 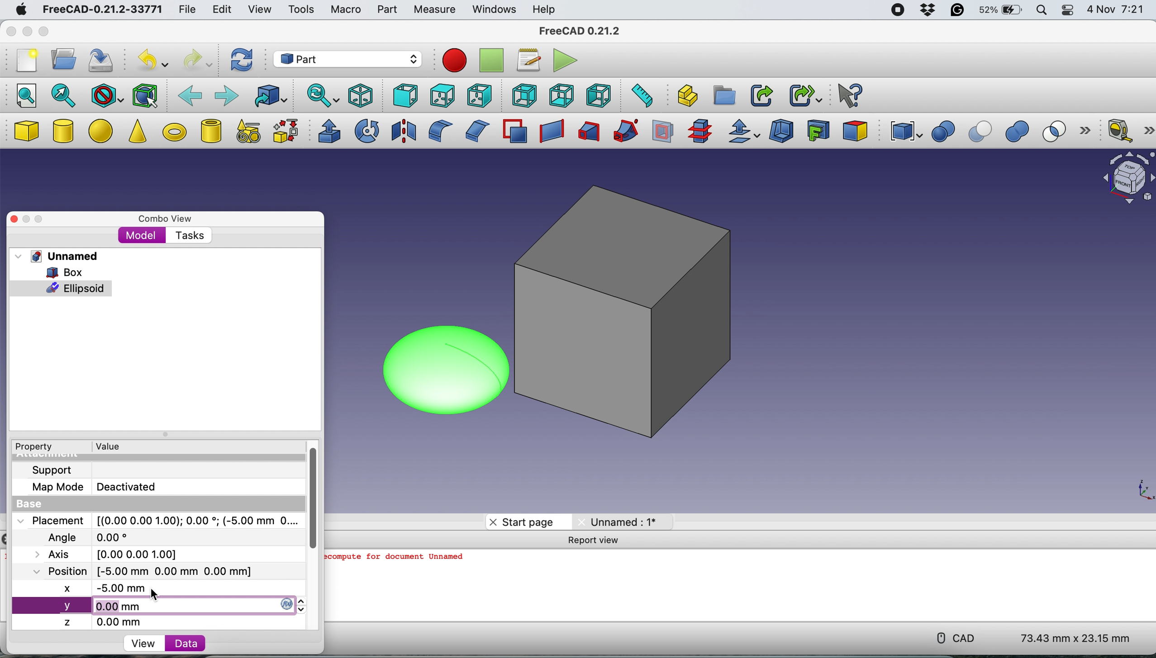 What do you see at coordinates (622, 132) in the screenshot?
I see `sweep` at bounding box center [622, 132].